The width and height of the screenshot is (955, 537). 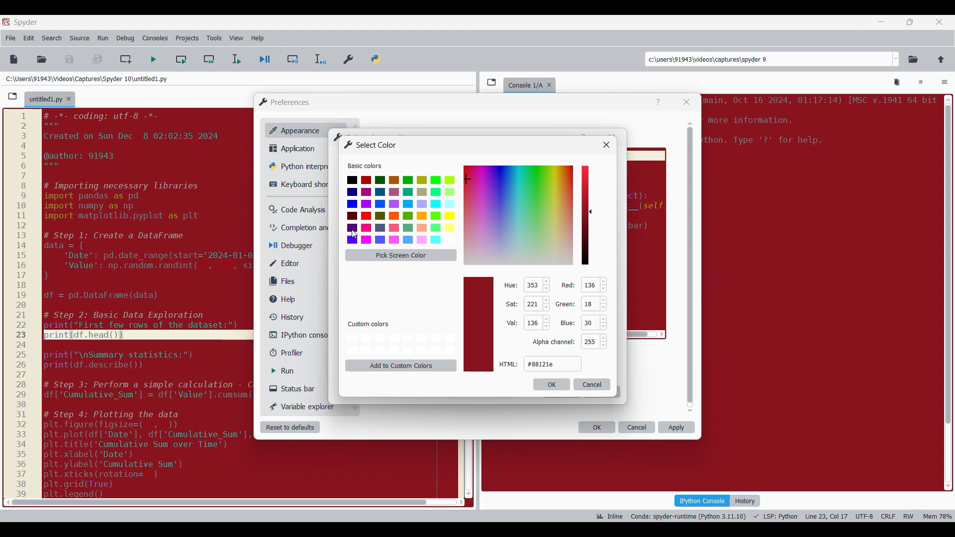 I want to click on Help menu, so click(x=257, y=38).